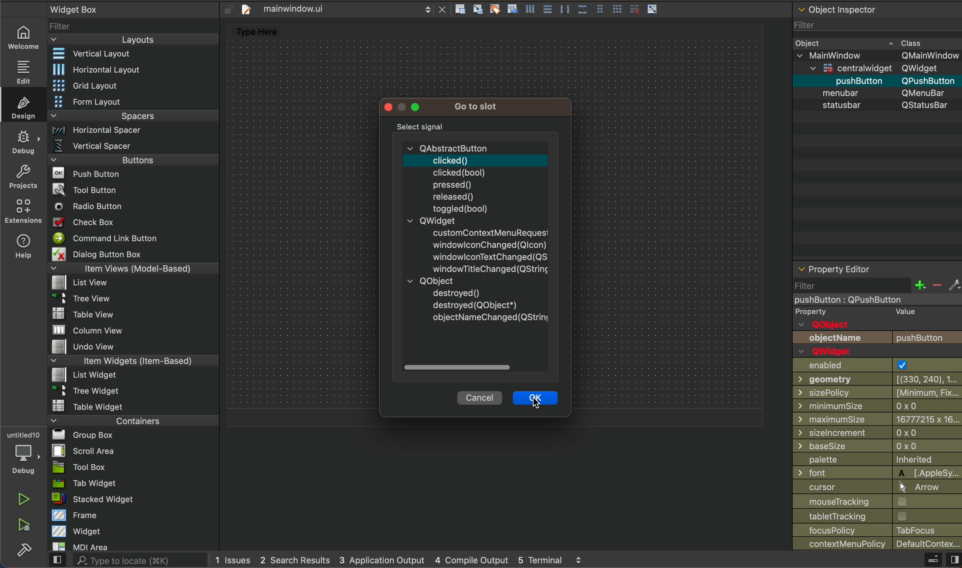  I want to click on home, so click(24, 36).